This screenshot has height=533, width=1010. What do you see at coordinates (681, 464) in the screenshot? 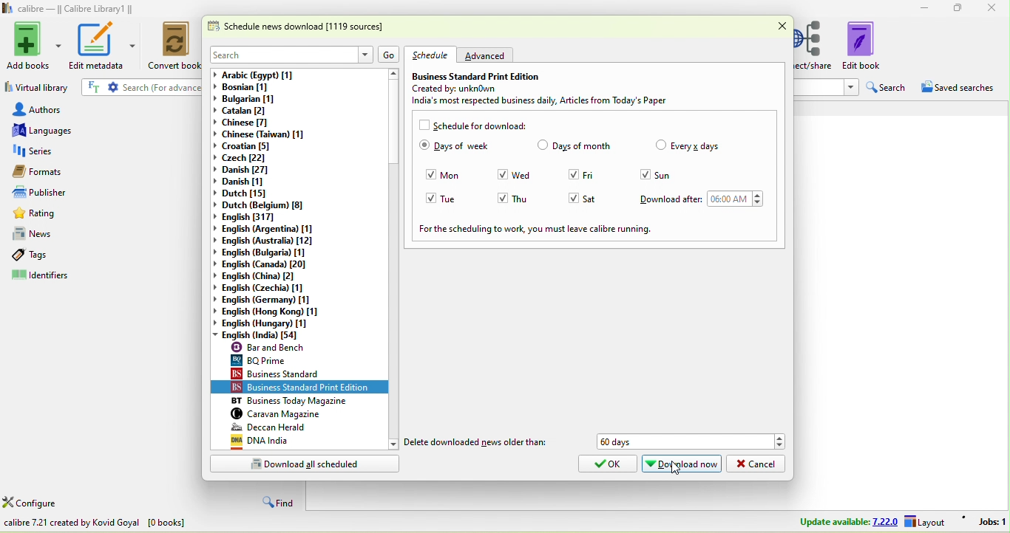
I see `download now` at bounding box center [681, 464].